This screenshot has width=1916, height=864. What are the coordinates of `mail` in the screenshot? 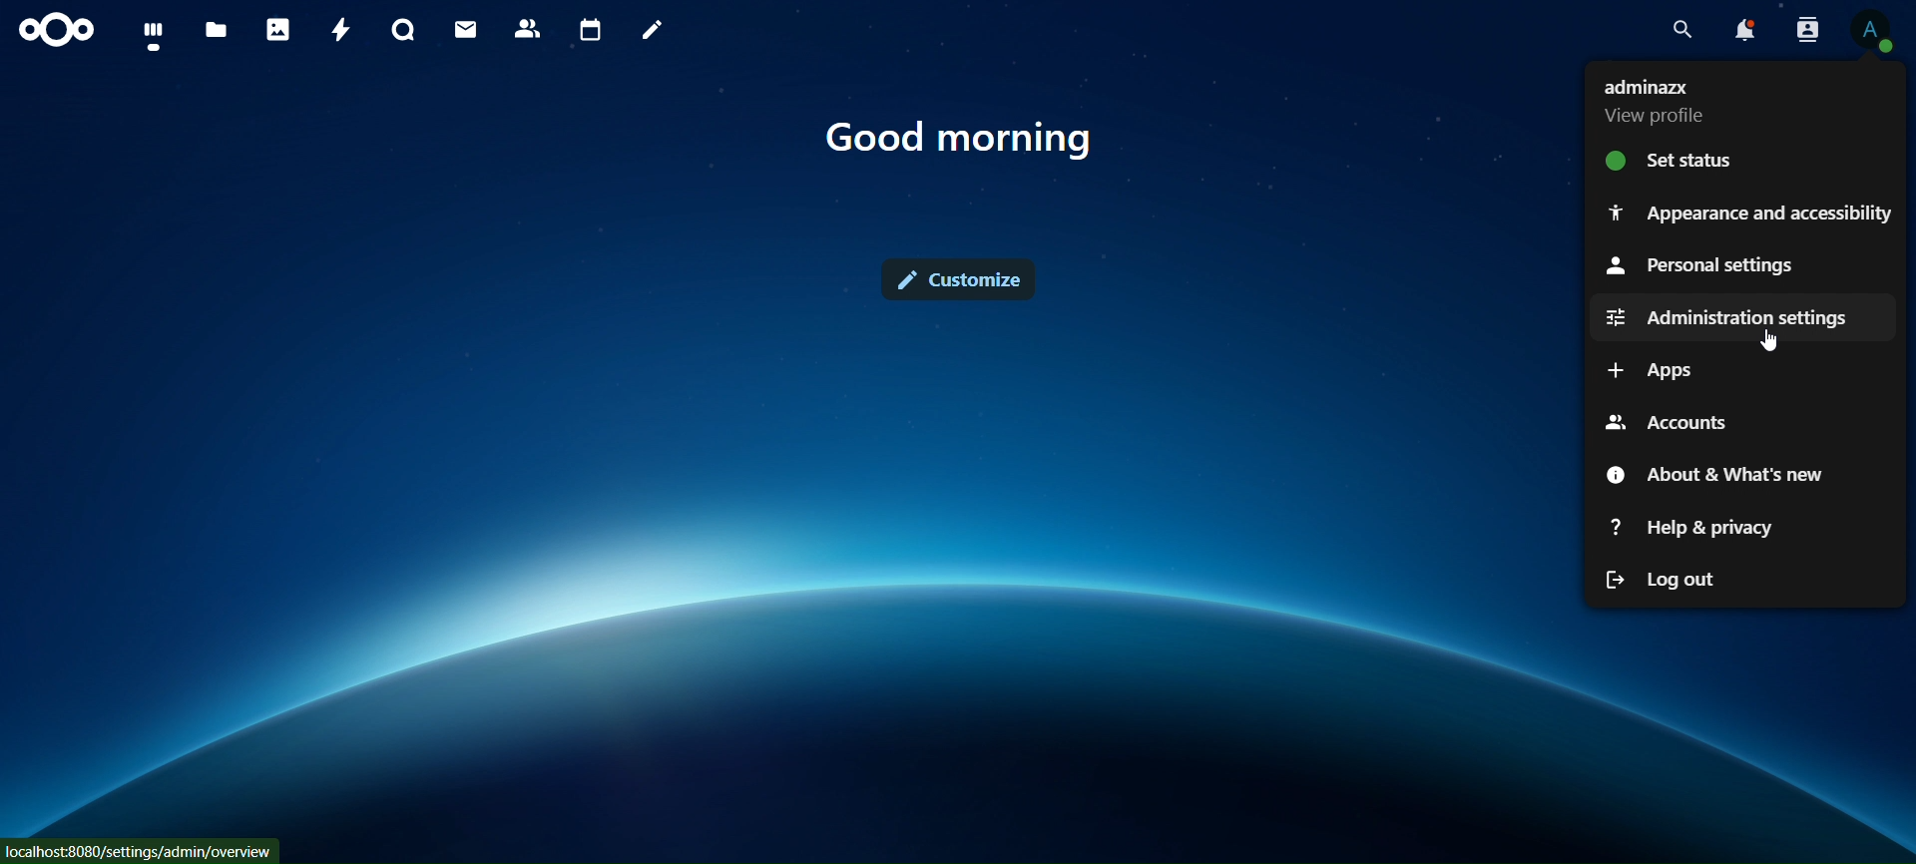 It's located at (463, 30).